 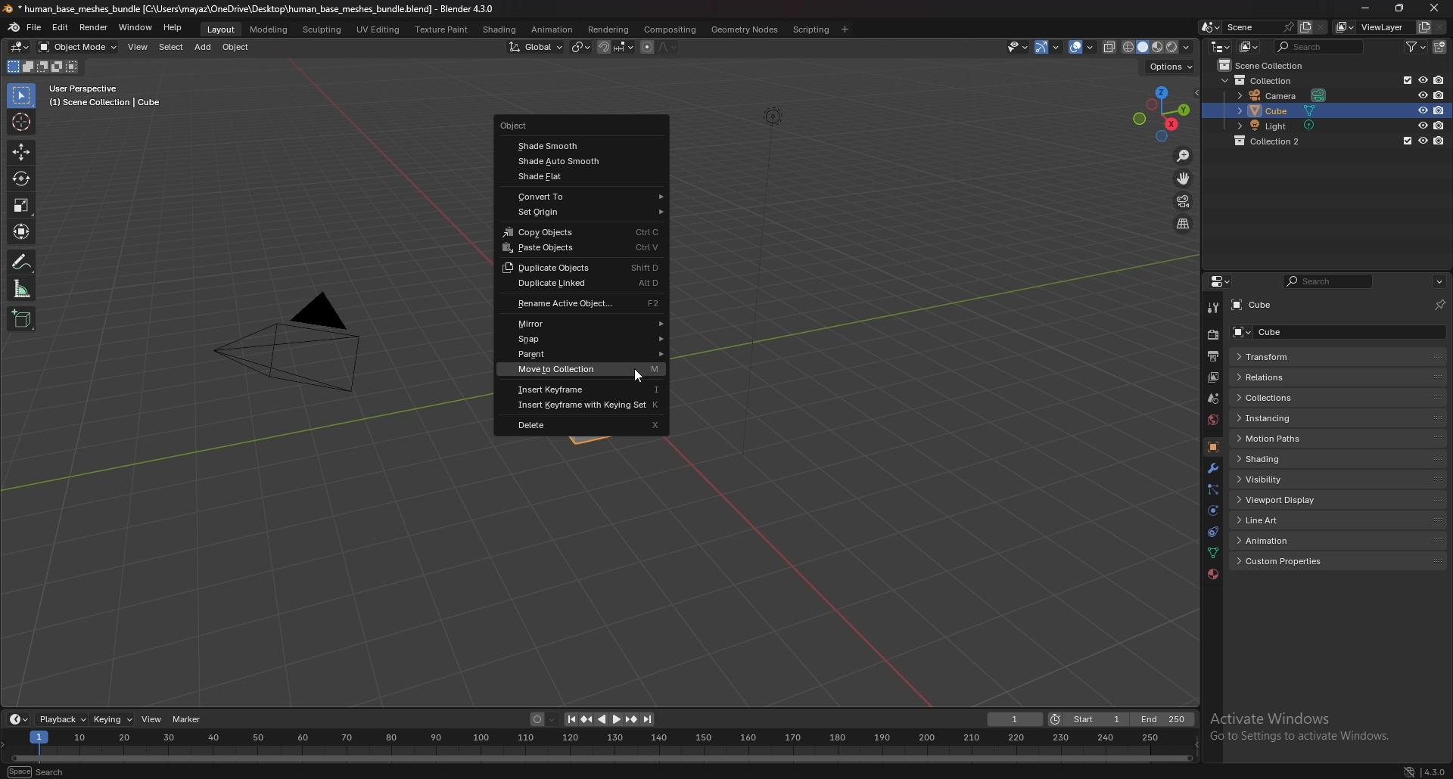 I want to click on duplicate linked, so click(x=580, y=284).